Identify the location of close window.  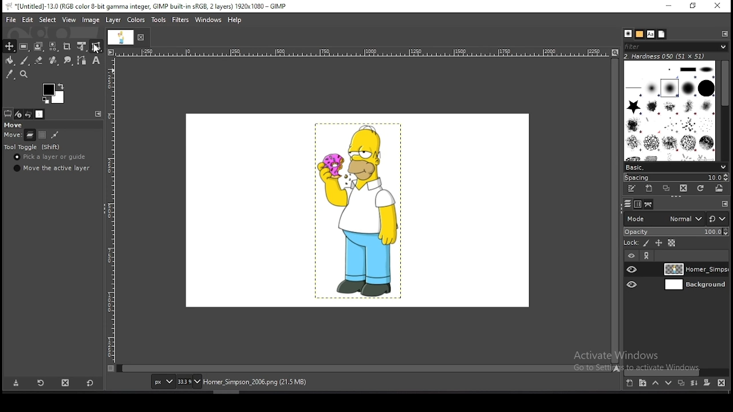
(717, 7).